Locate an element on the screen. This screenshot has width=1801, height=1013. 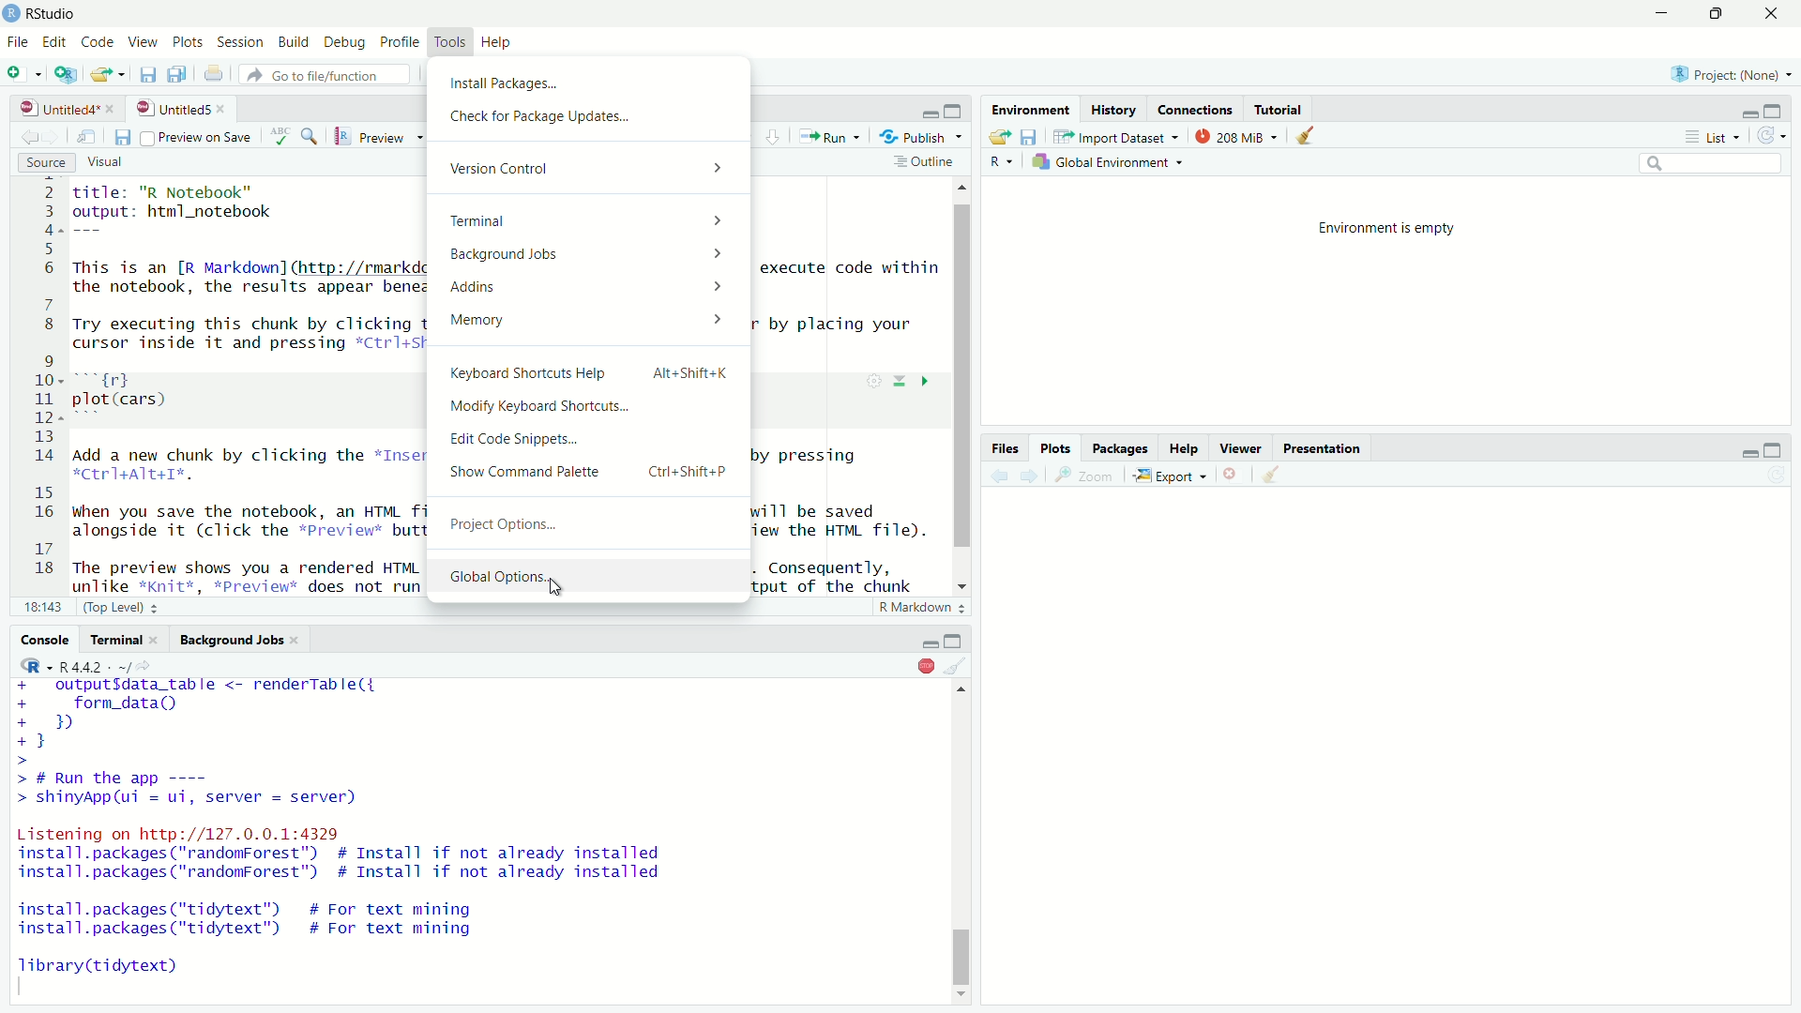
RStudio is located at coordinates (54, 14).